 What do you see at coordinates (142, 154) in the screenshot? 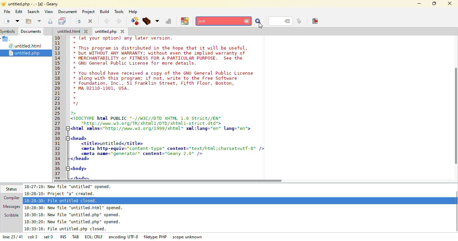
I see `<meta name="generator" content="Geany 2.0" />` at bounding box center [142, 154].